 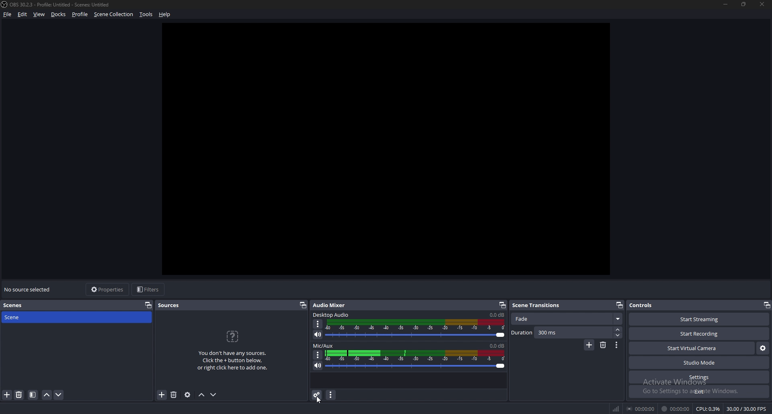 I want to click on delete source, so click(x=175, y=394).